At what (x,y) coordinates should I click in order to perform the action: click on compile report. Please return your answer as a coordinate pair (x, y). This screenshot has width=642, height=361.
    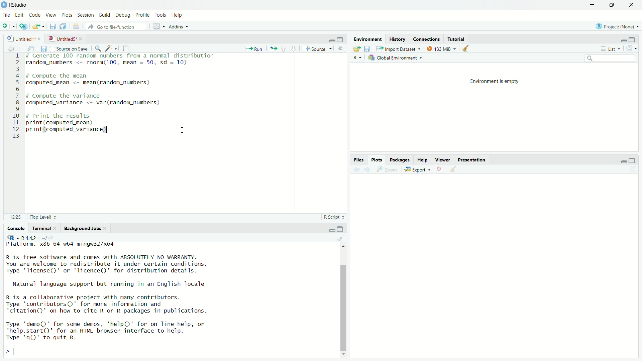
    Looking at the image, I should click on (126, 48).